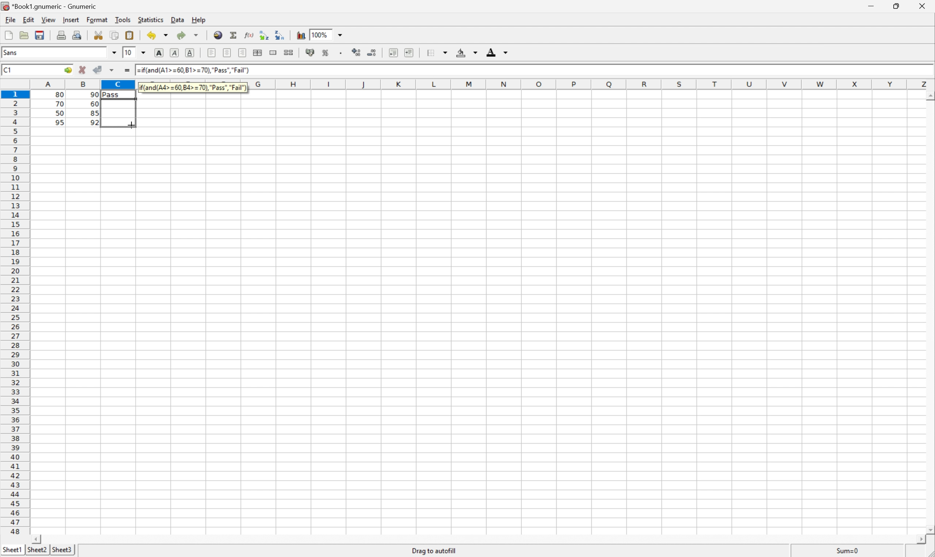 This screenshot has height=557, width=935. What do you see at coordinates (325, 34) in the screenshot?
I see `100%` at bounding box center [325, 34].